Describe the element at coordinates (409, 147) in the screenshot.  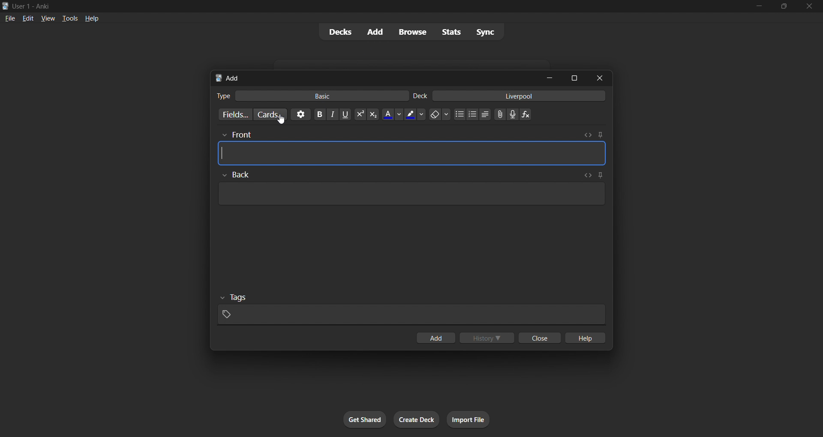
I see `card front input box` at that location.